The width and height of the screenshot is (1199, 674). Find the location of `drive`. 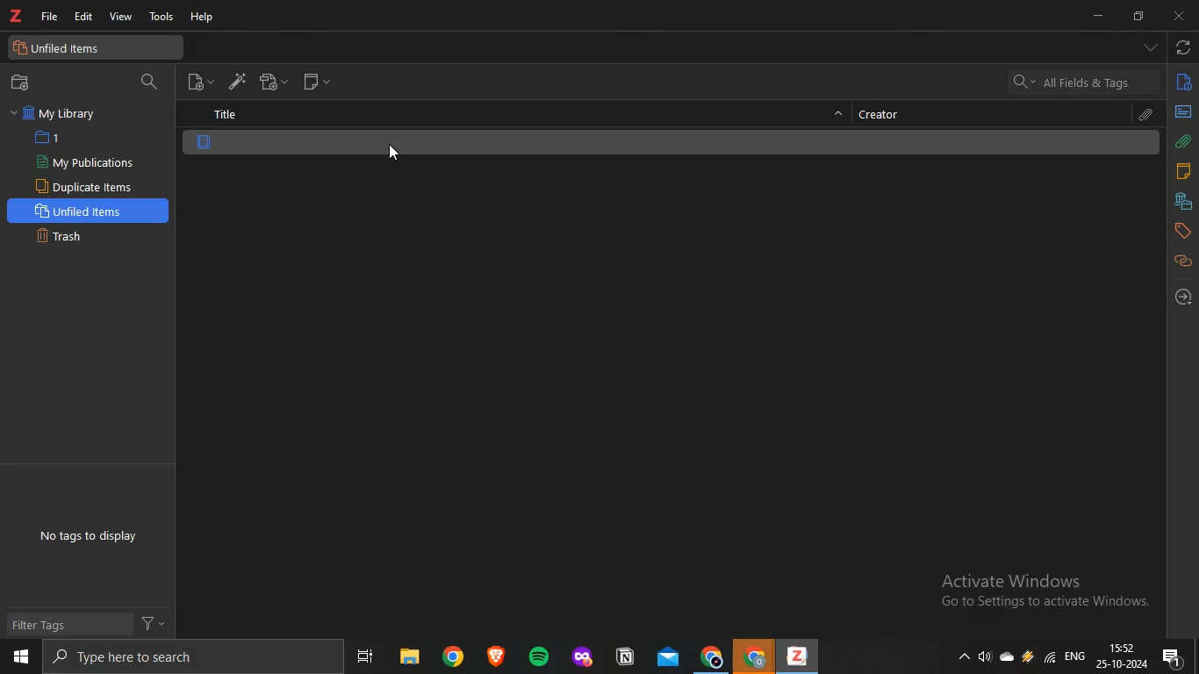

drive is located at coordinates (1028, 656).